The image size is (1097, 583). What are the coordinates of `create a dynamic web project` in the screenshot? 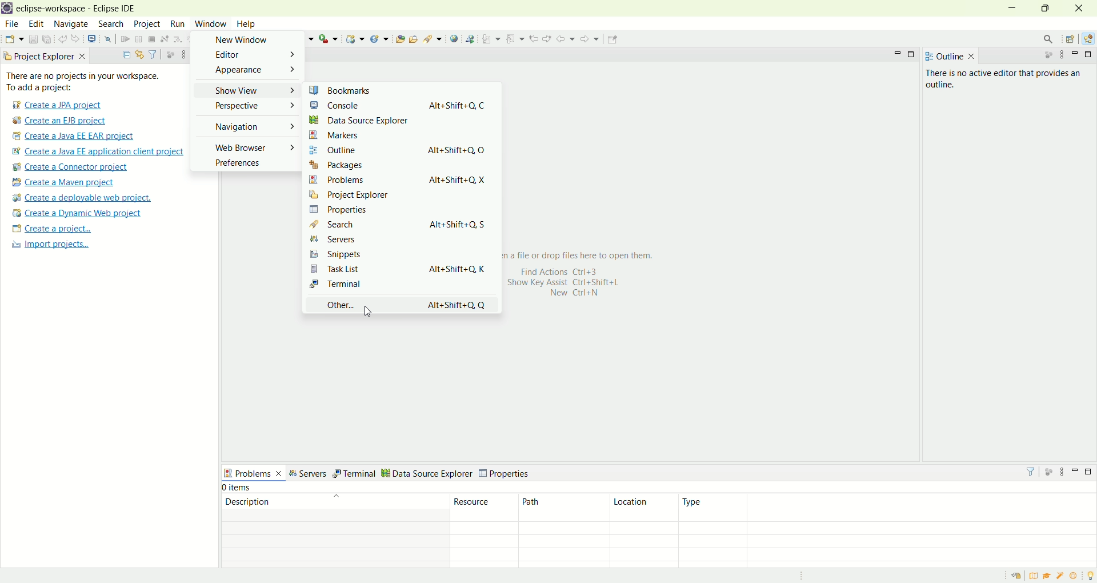 It's located at (355, 38).